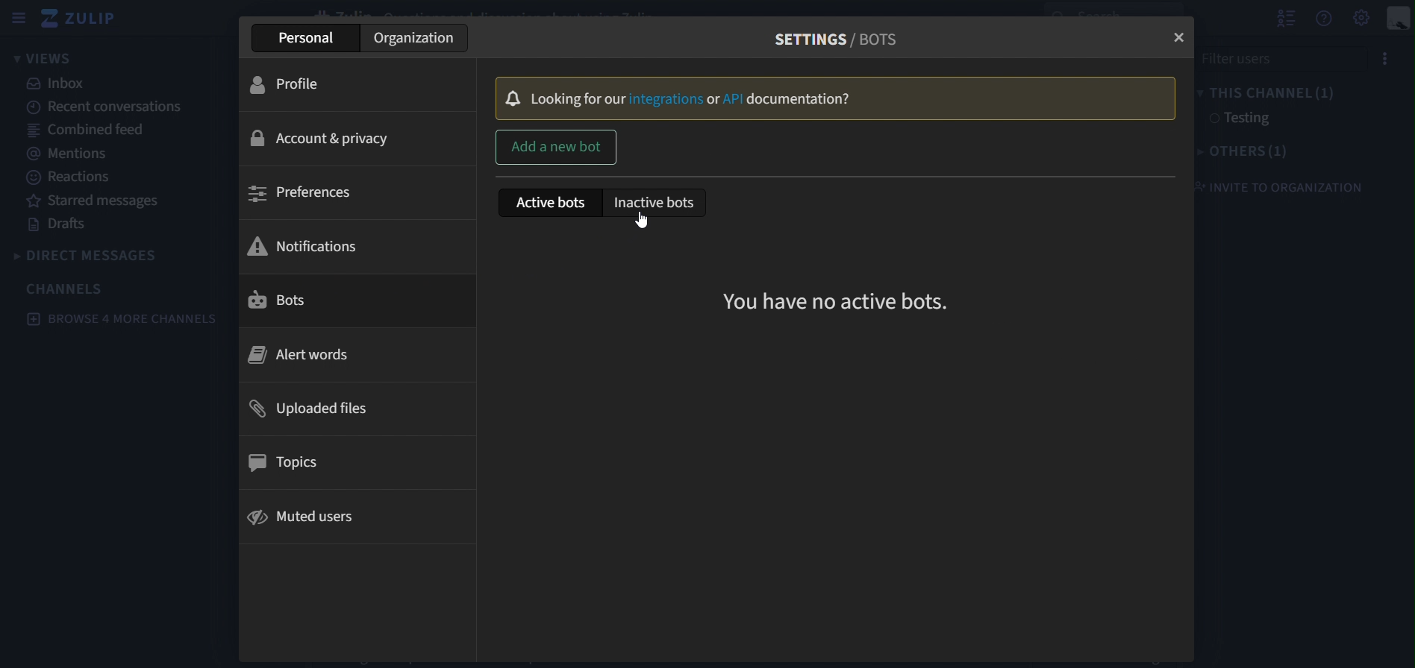 This screenshot has height=668, width=1415. What do you see at coordinates (63, 225) in the screenshot?
I see `drafts` at bounding box center [63, 225].